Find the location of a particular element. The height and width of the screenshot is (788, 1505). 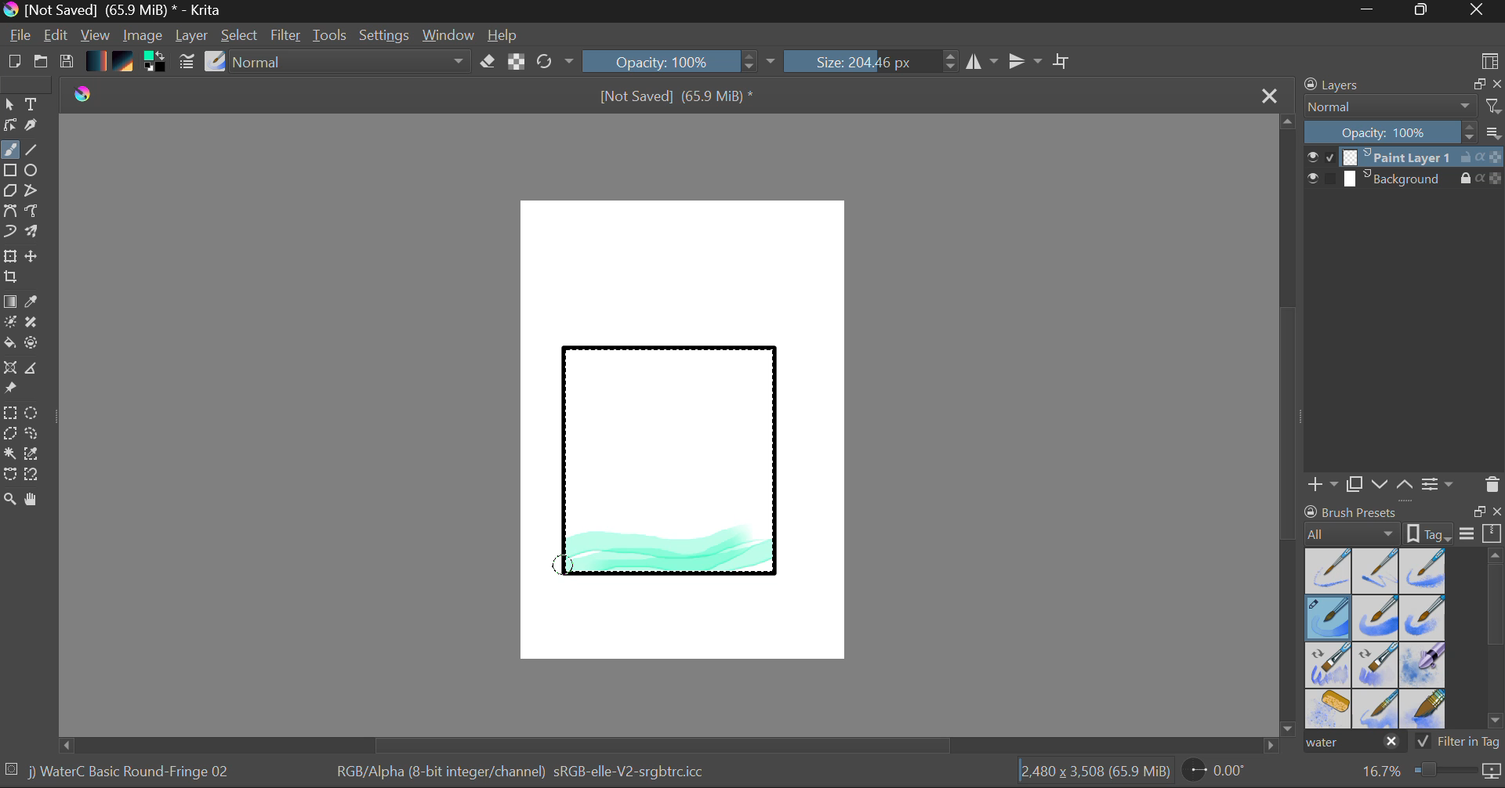

Select is located at coordinates (241, 36).